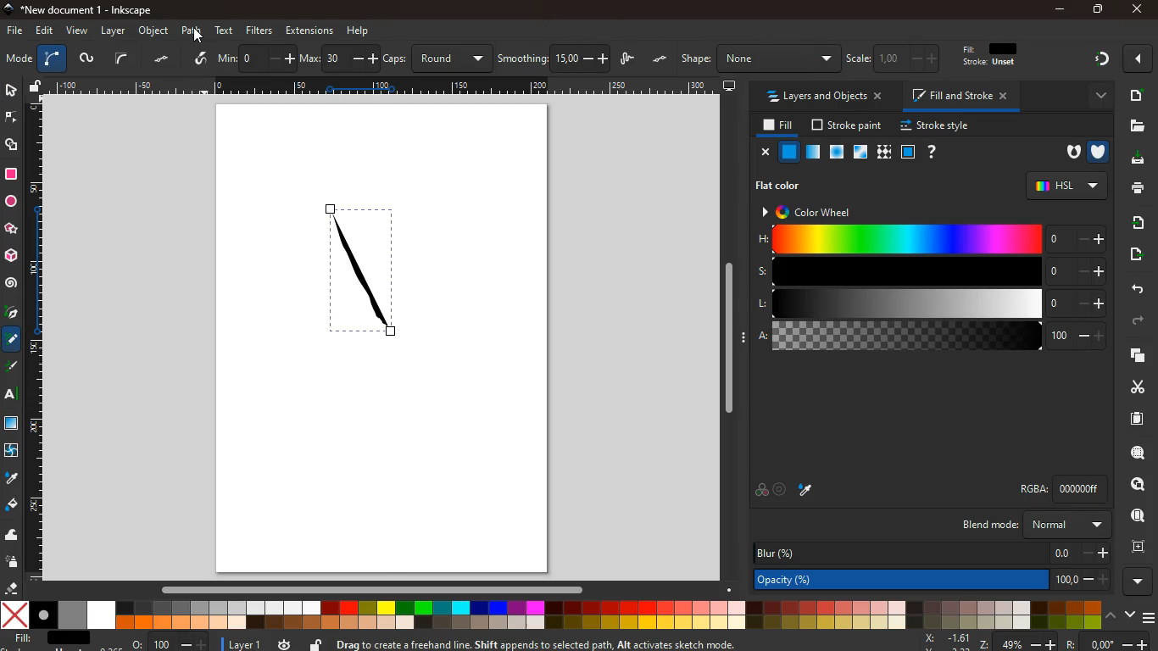  What do you see at coordinates (86, 60) in the screenshot?
I see `worm` at bounding box center [86, 60].